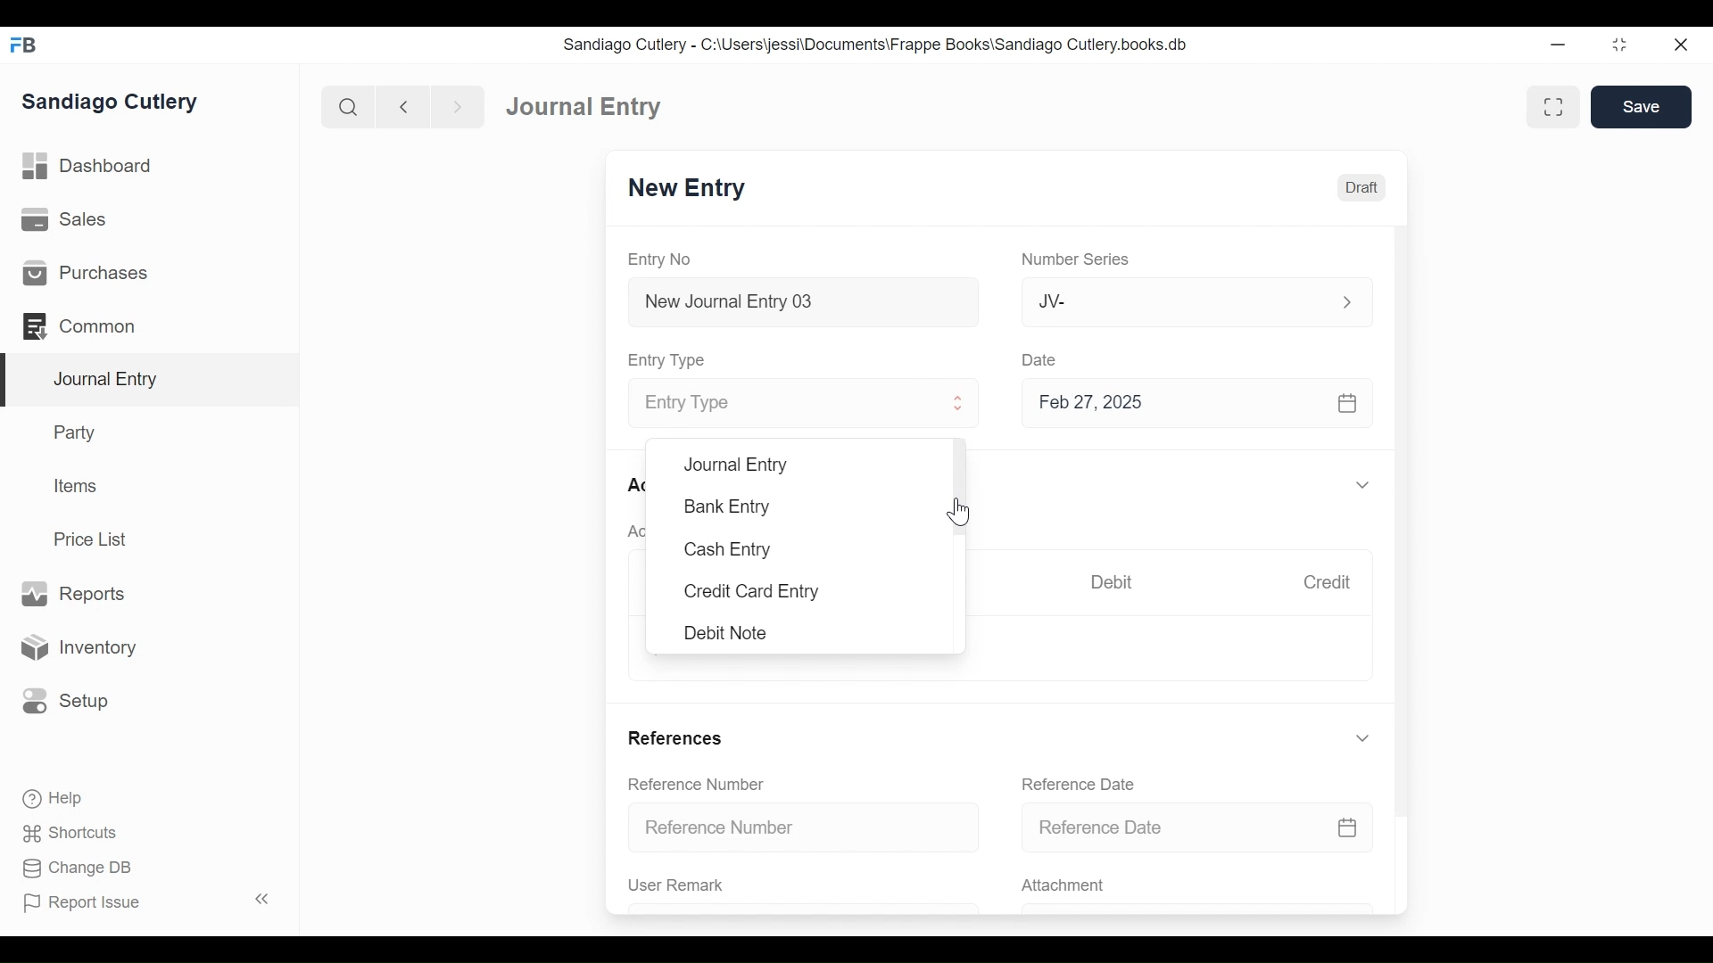  Describe the element at coordinates (740, 465) in the screenshot. I see `Journal Entry` at that location.